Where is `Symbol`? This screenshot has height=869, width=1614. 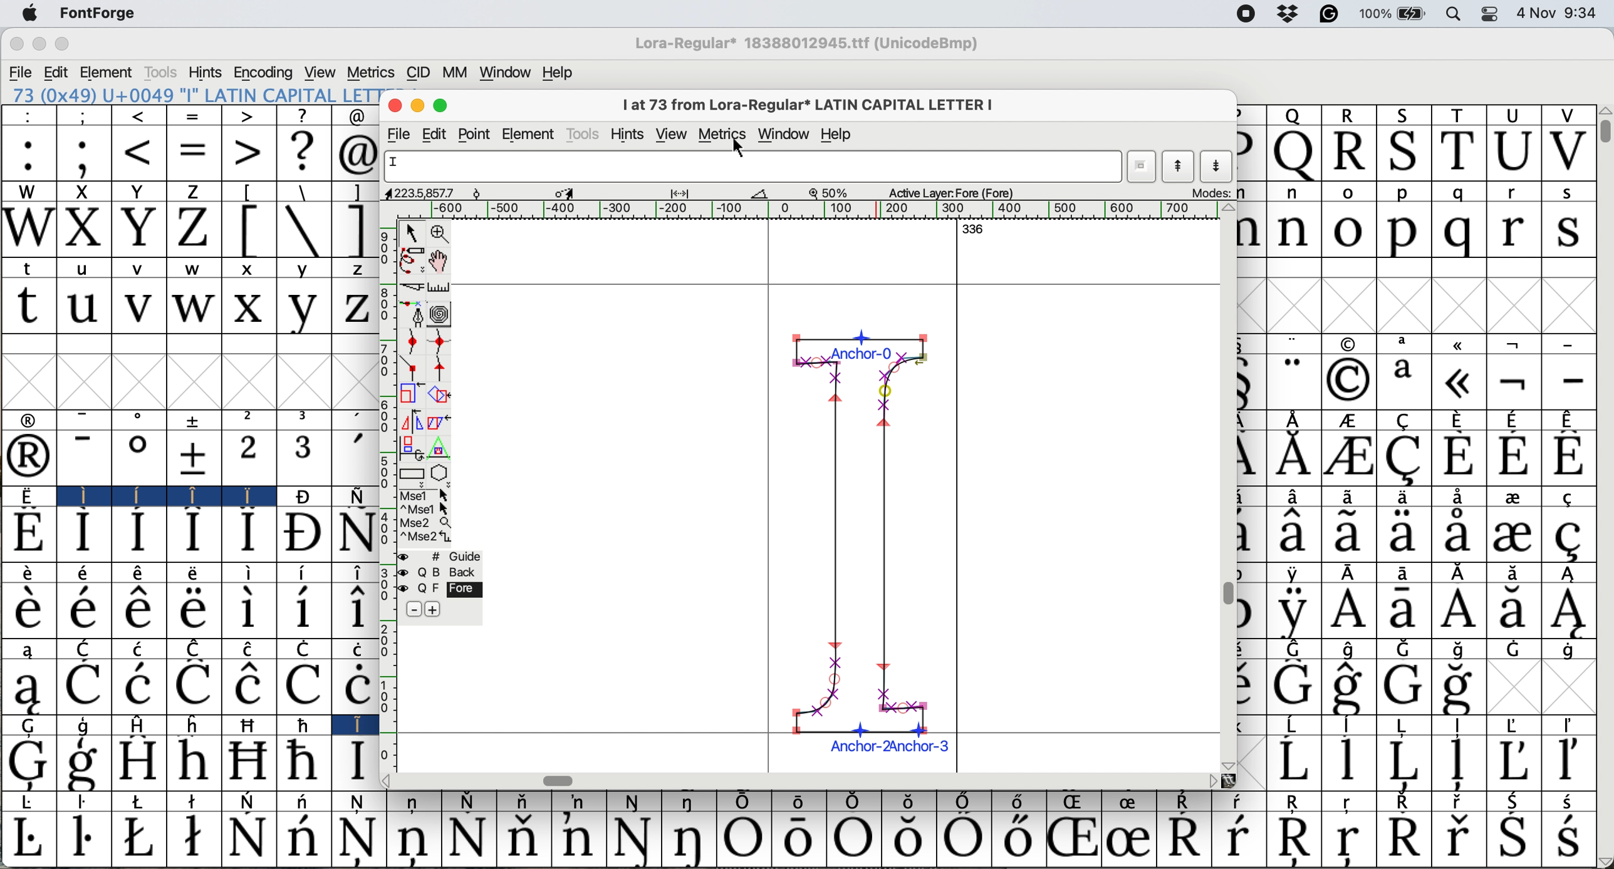
Symbol is located at coordinates (1294, 497).